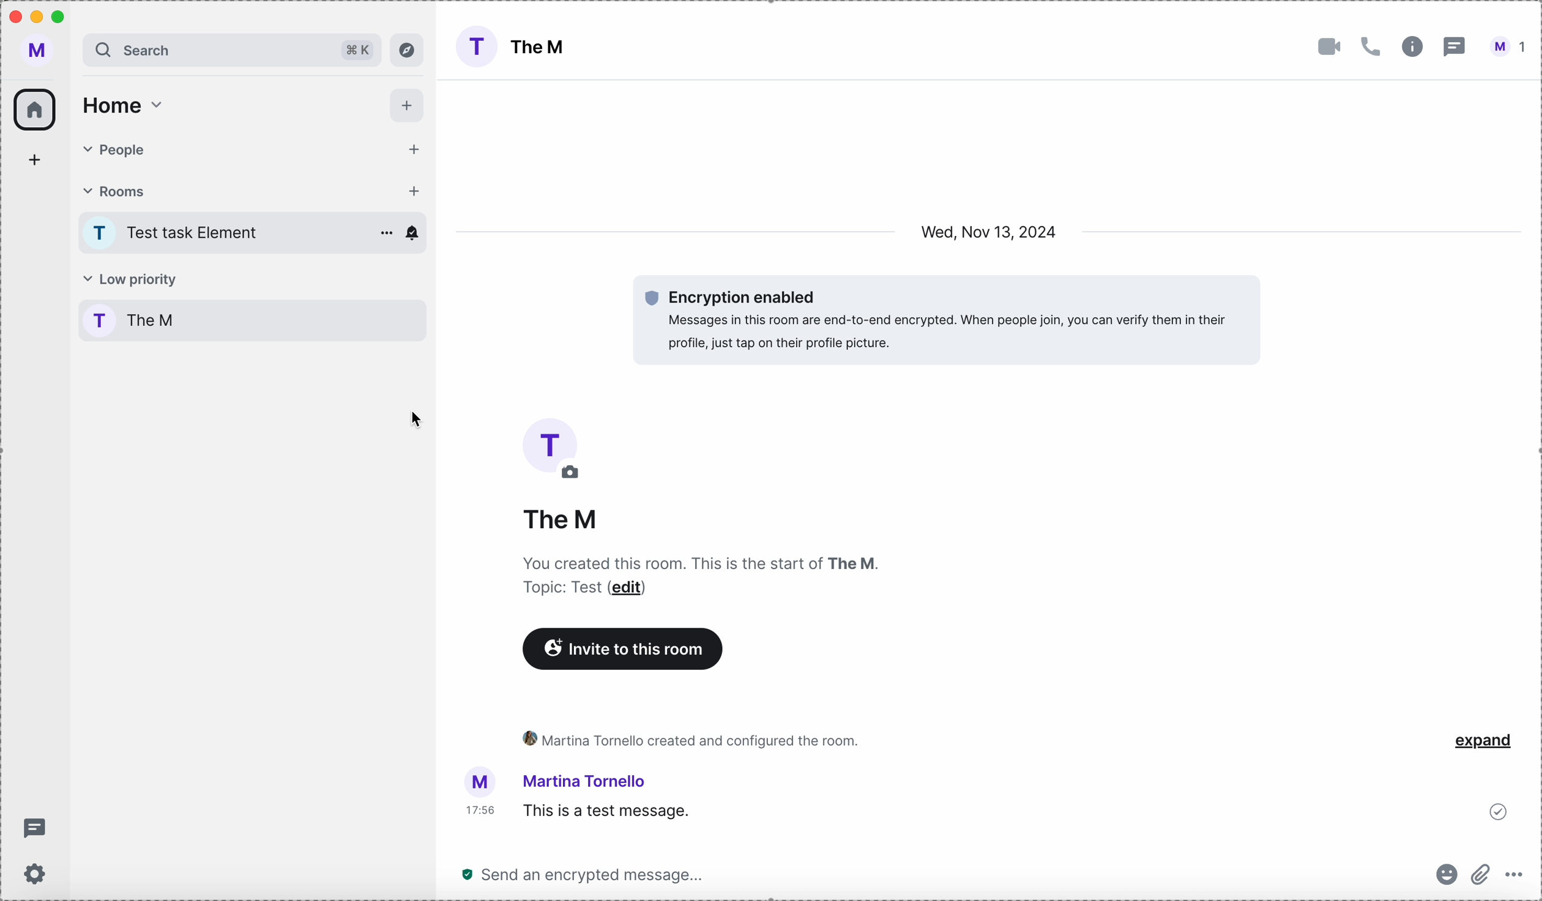 This screenshot has height=901, width=1542. Describe the element at coordinates (552, 590) in the screenshot. I see `text` at that location.